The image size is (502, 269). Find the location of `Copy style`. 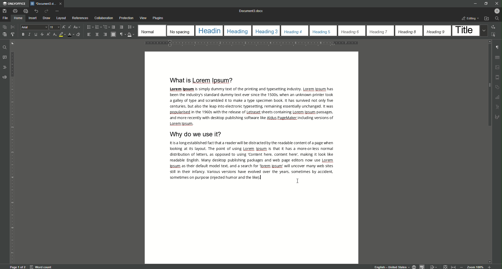

Copy style is located at coordinates (13, 35).